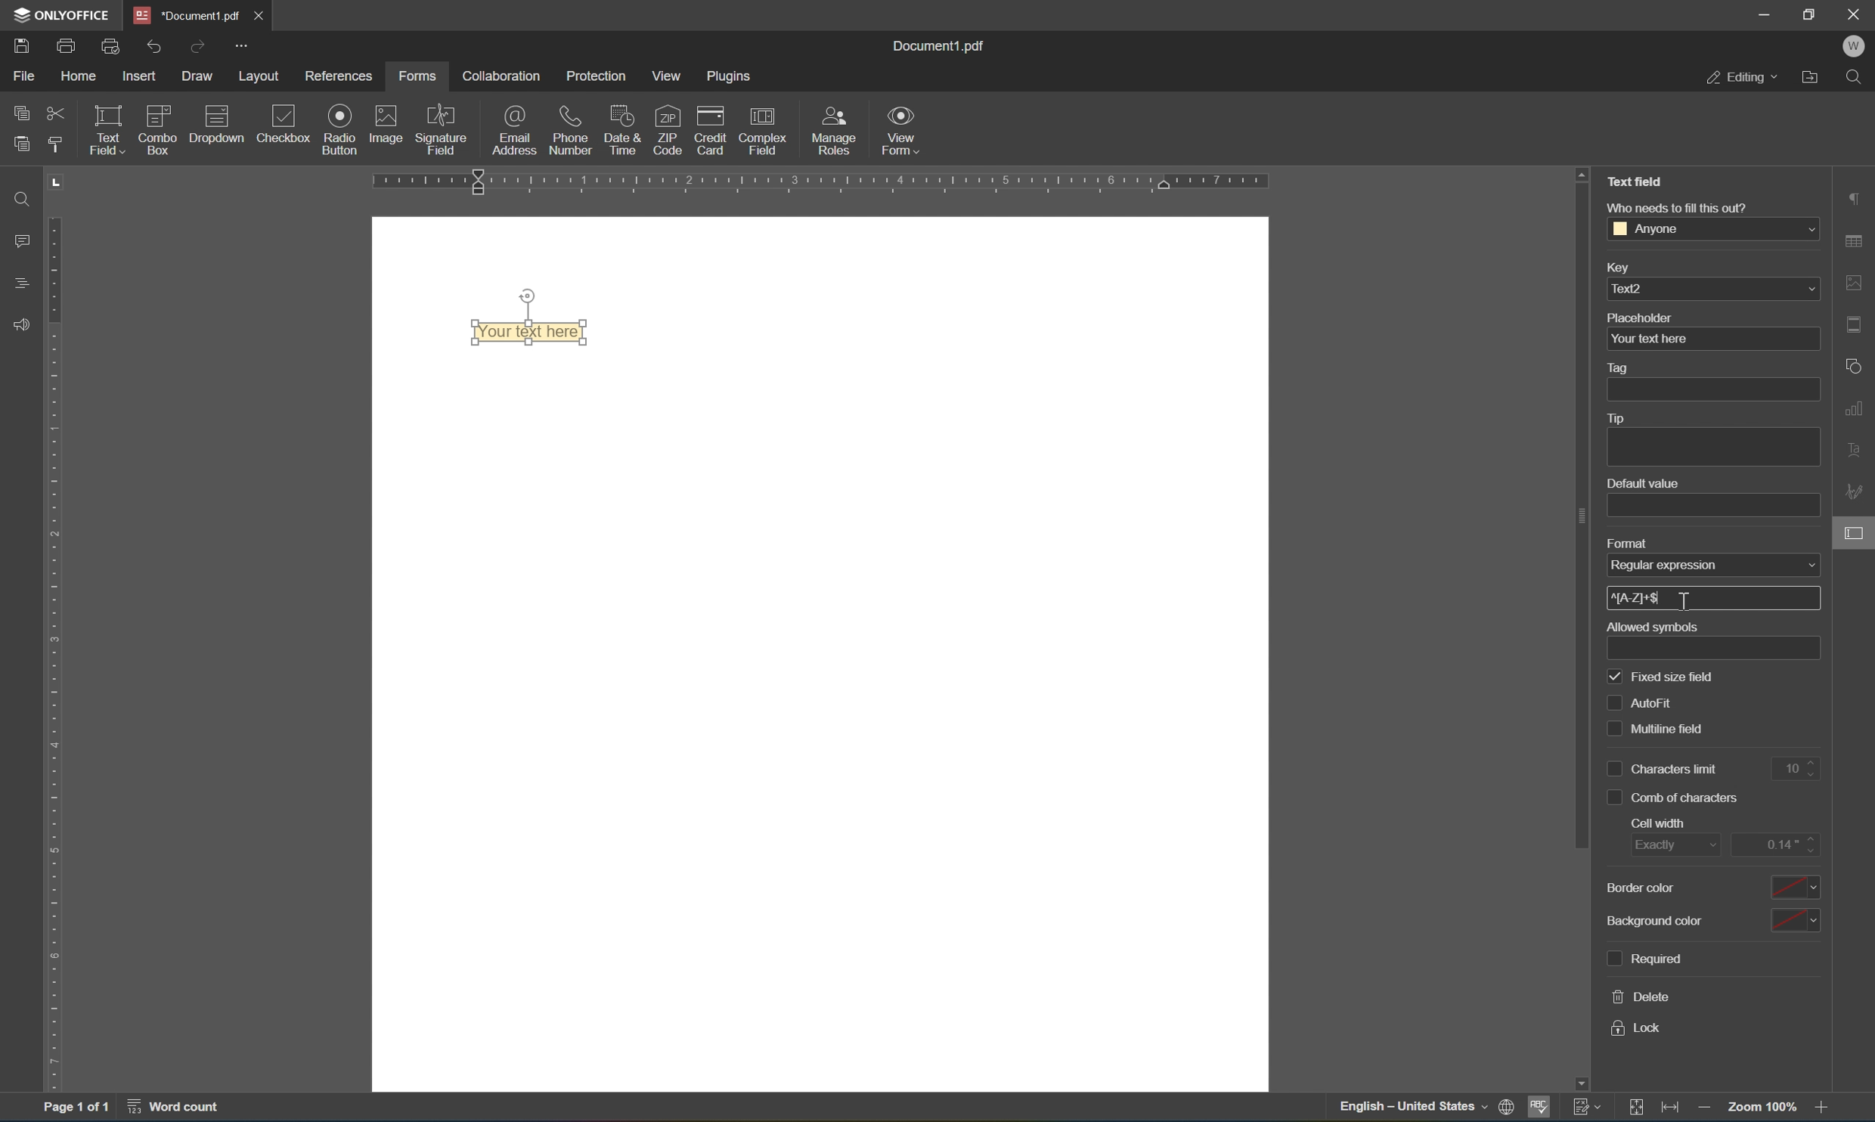 Image resolution: width=1875 pixels, height=1122 pixels. I want to click on image settings, so click(1853, 279).